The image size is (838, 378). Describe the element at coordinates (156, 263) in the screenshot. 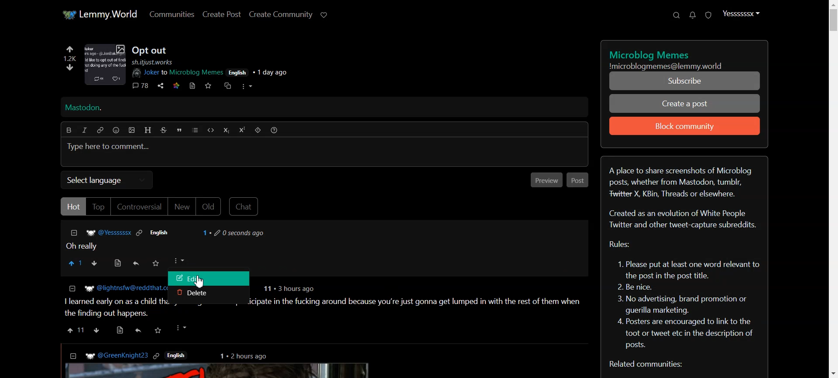

I see `Save ` at that location.